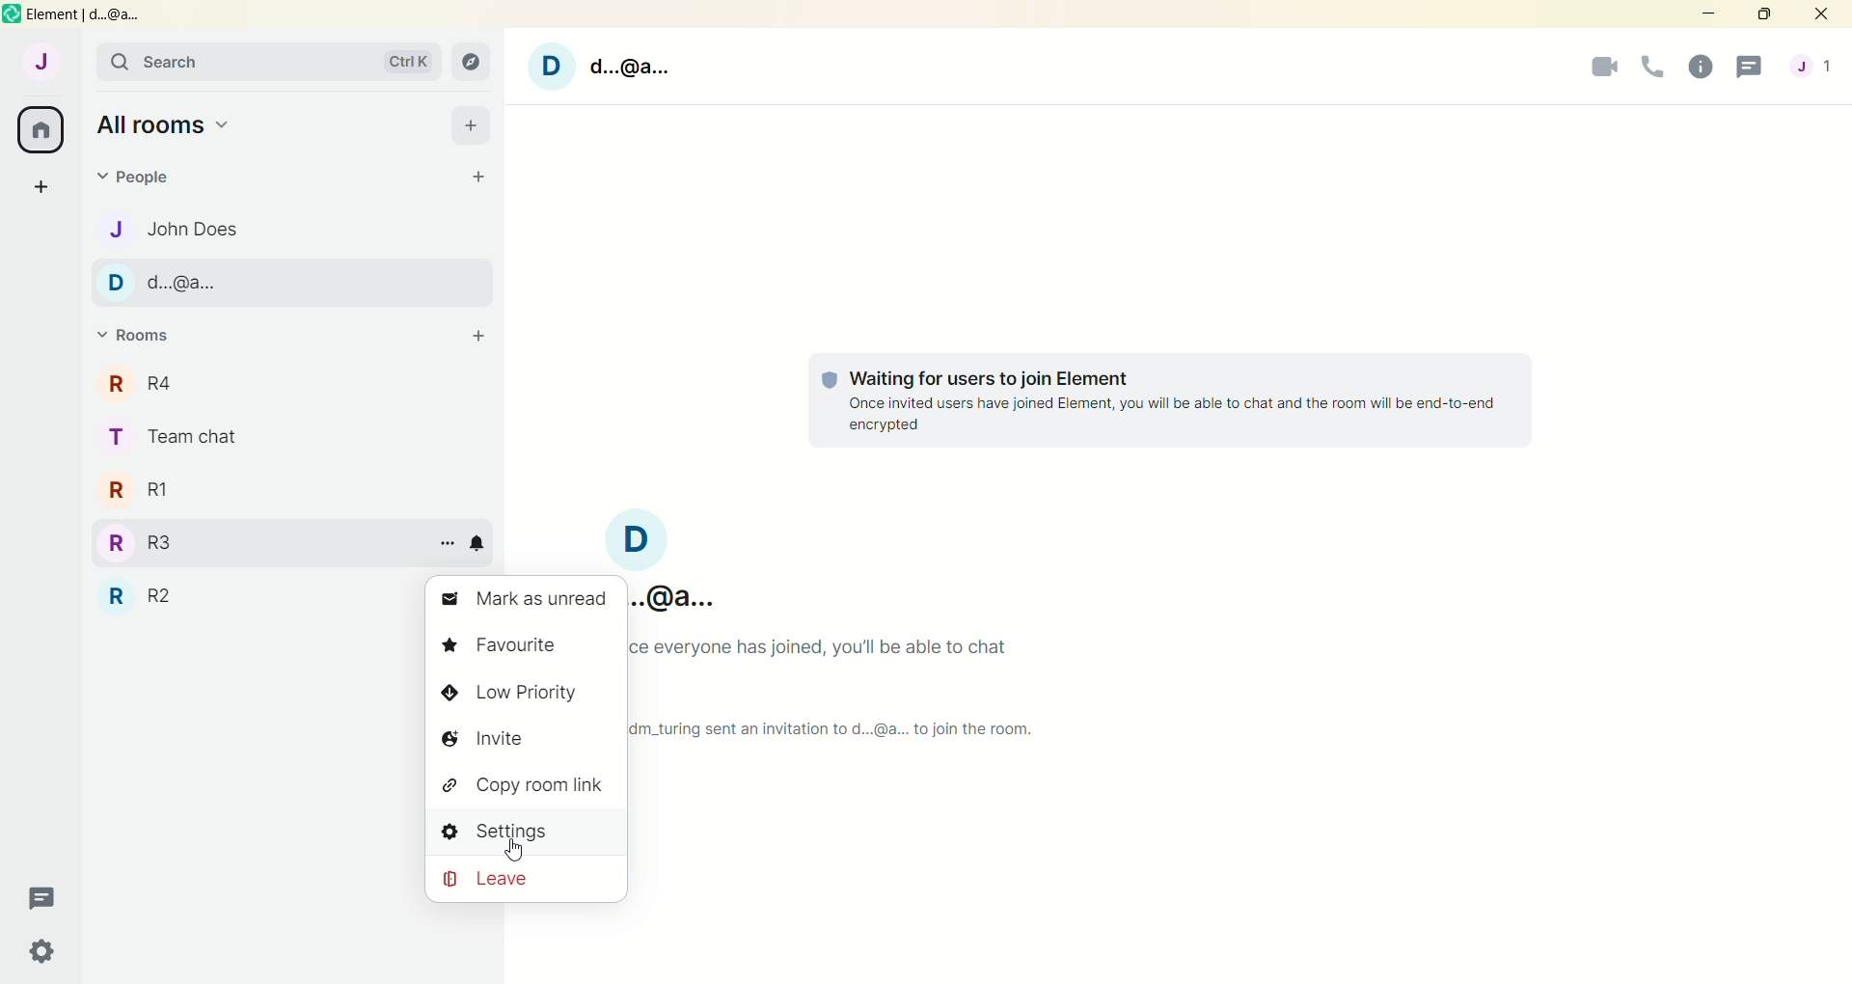 The height and width of the screenshot is (984, 1852). What do you see at coordinates (658, 537) in the screenshot?
I see `account: d...@a...` at bounding box center [658, 537].